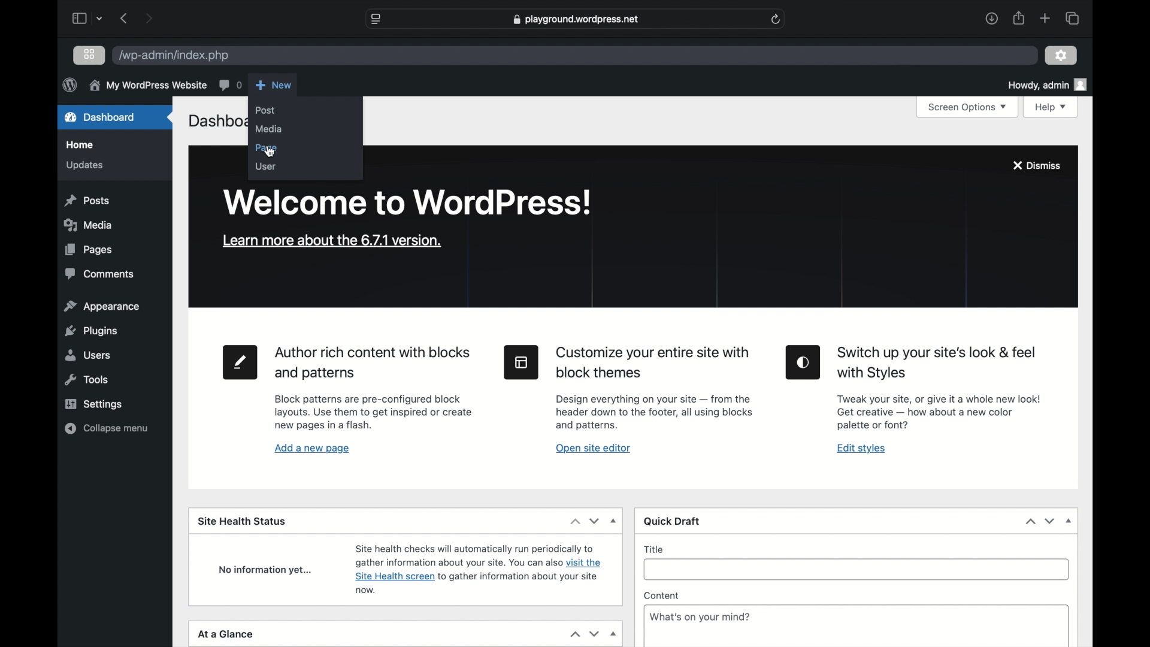 This screenshot has width=1150, height=647. Describe the element at coordinates (1019, 19) in the screenshot. I see `share` at that location.